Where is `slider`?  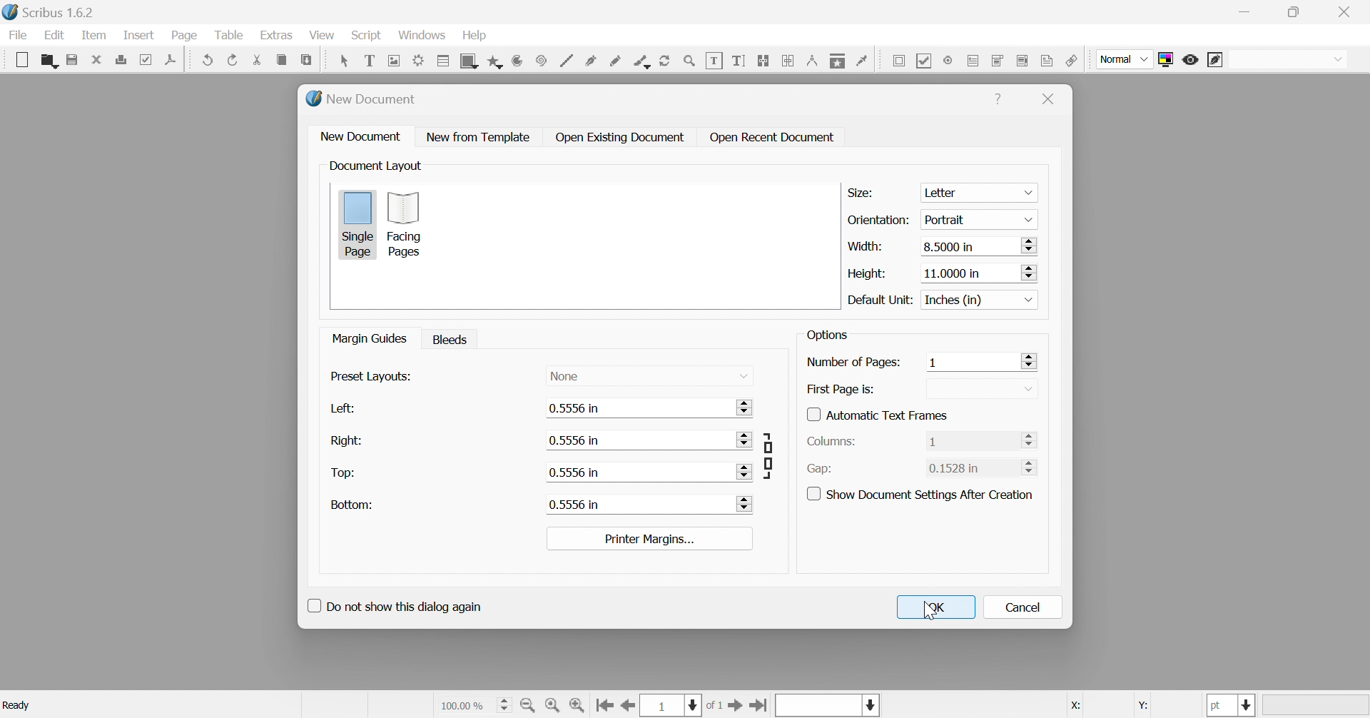 slider is located at coordinates (747, 408).